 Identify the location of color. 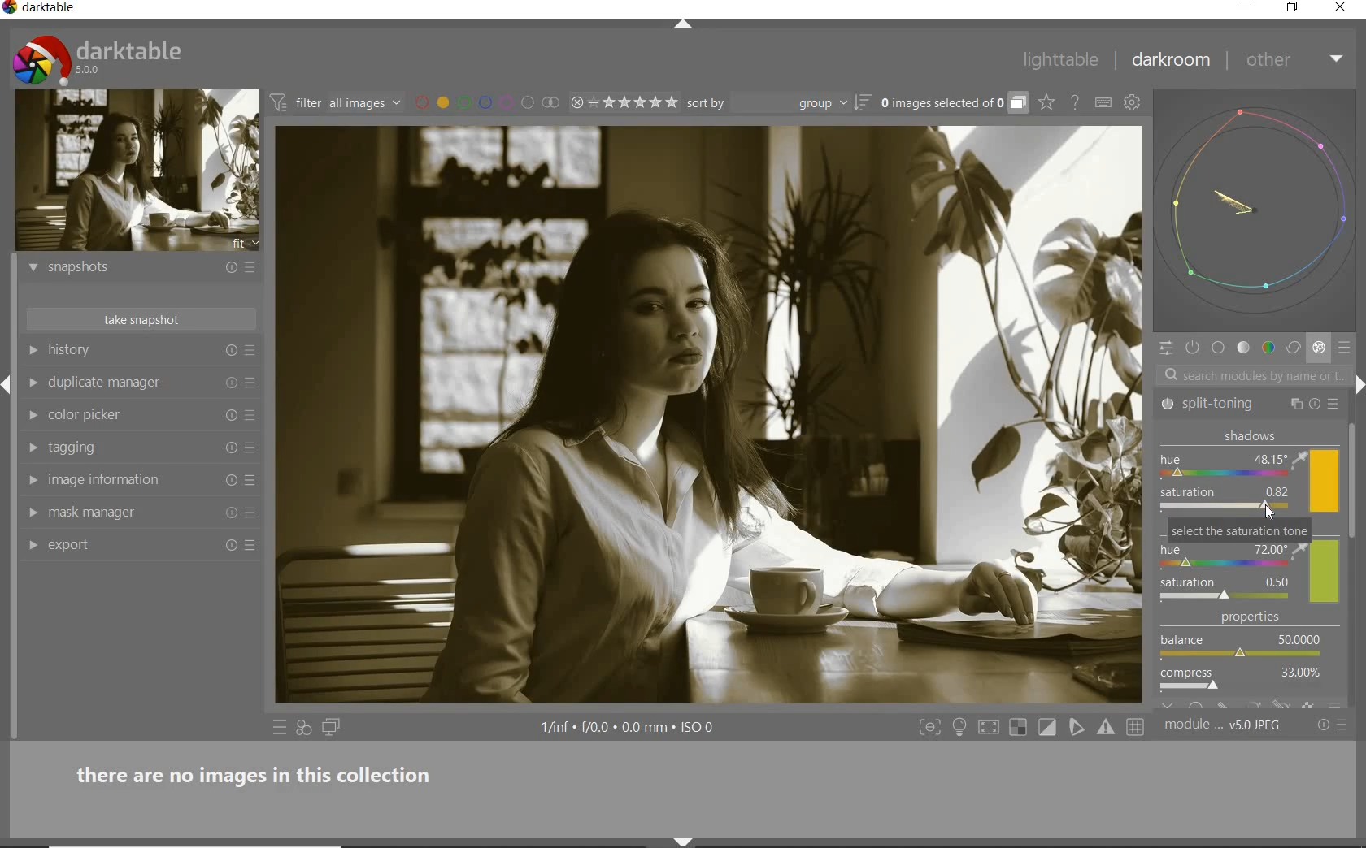
(1268, 348).